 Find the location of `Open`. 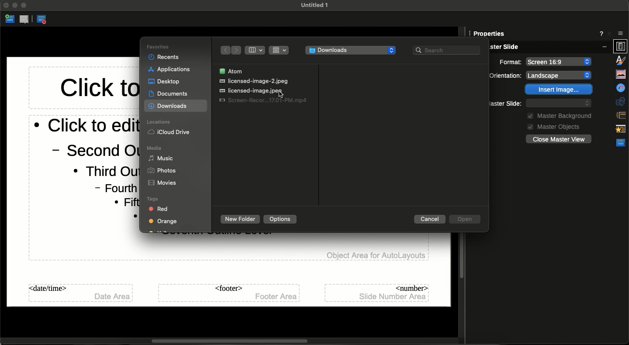

Open is located at coordinates (463, 219).